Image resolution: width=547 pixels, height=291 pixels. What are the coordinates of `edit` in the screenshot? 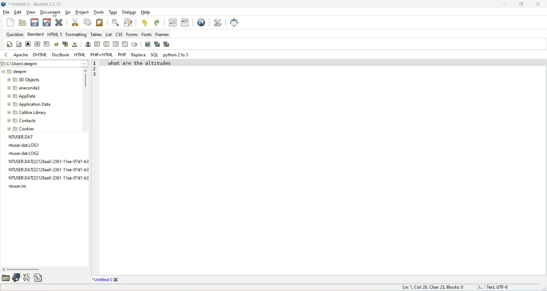 It's located at (17, 13).